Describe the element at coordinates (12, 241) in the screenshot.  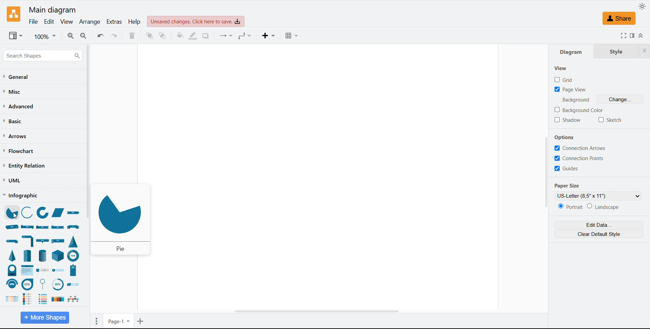
I see `banner single fold` at that location.